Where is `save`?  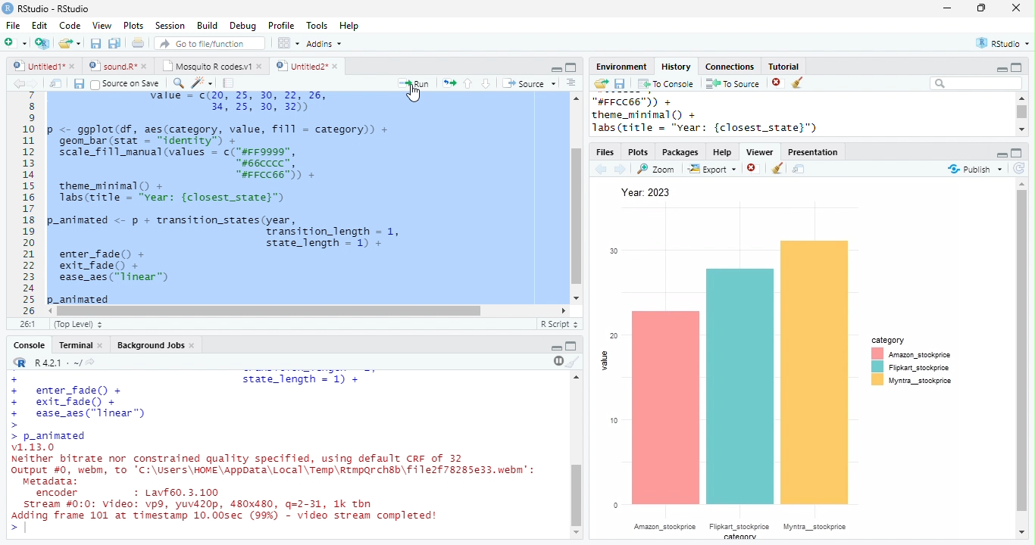 save is located at coordinates (620, 83).